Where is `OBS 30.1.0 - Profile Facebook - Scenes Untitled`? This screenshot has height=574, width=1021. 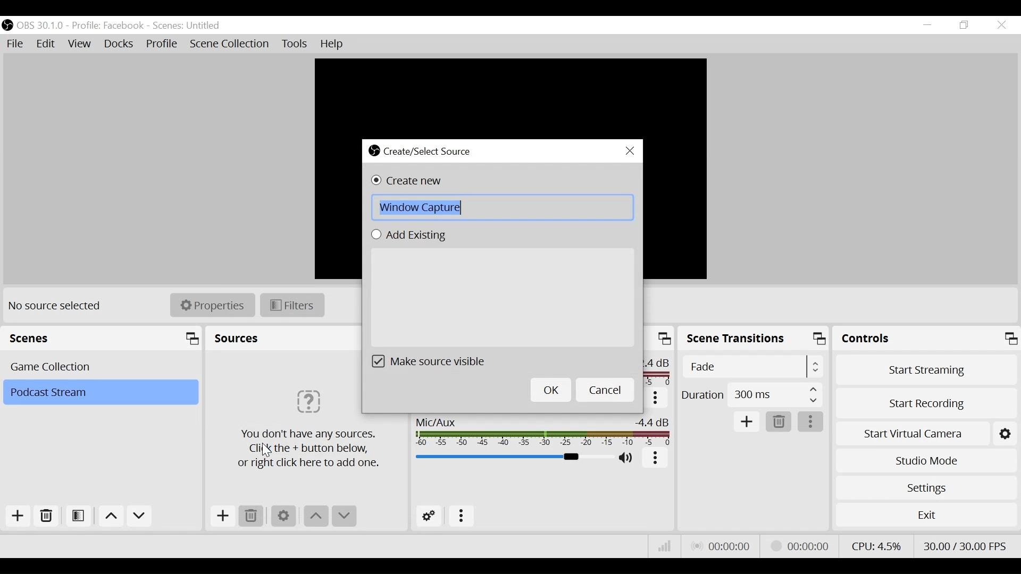 OBS 30.1.0 - Profile Facebook - Scenes Untitled is located at coordinates (121, 26).